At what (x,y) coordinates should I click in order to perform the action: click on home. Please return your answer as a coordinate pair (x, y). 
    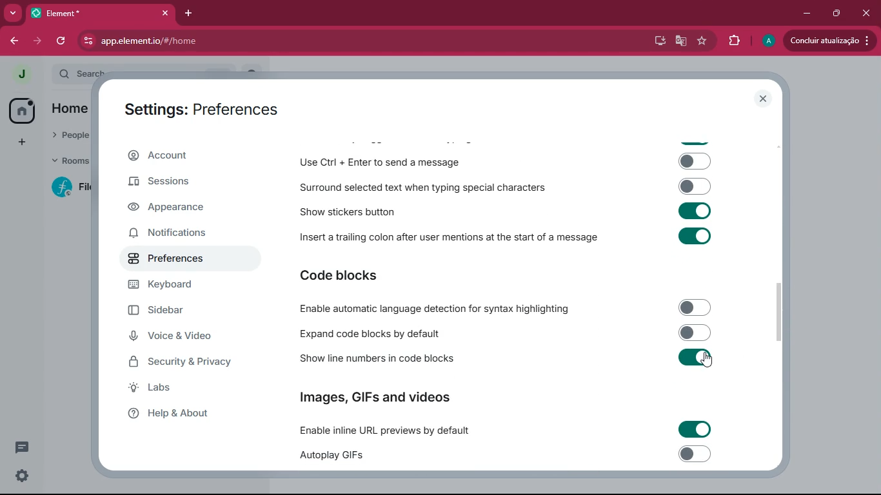
    Looking at the image, I should click on (21, 110).